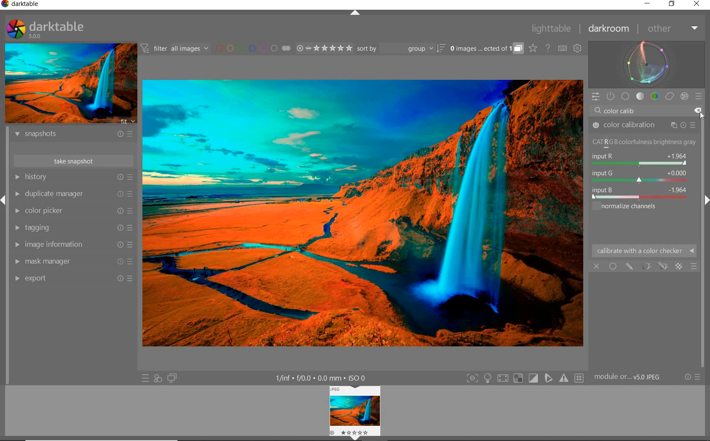 The image size is (710, 441). What do you see at coordinates (73, 228) in the screenshot?
I see `tagging` at bounding box center [73, 228].